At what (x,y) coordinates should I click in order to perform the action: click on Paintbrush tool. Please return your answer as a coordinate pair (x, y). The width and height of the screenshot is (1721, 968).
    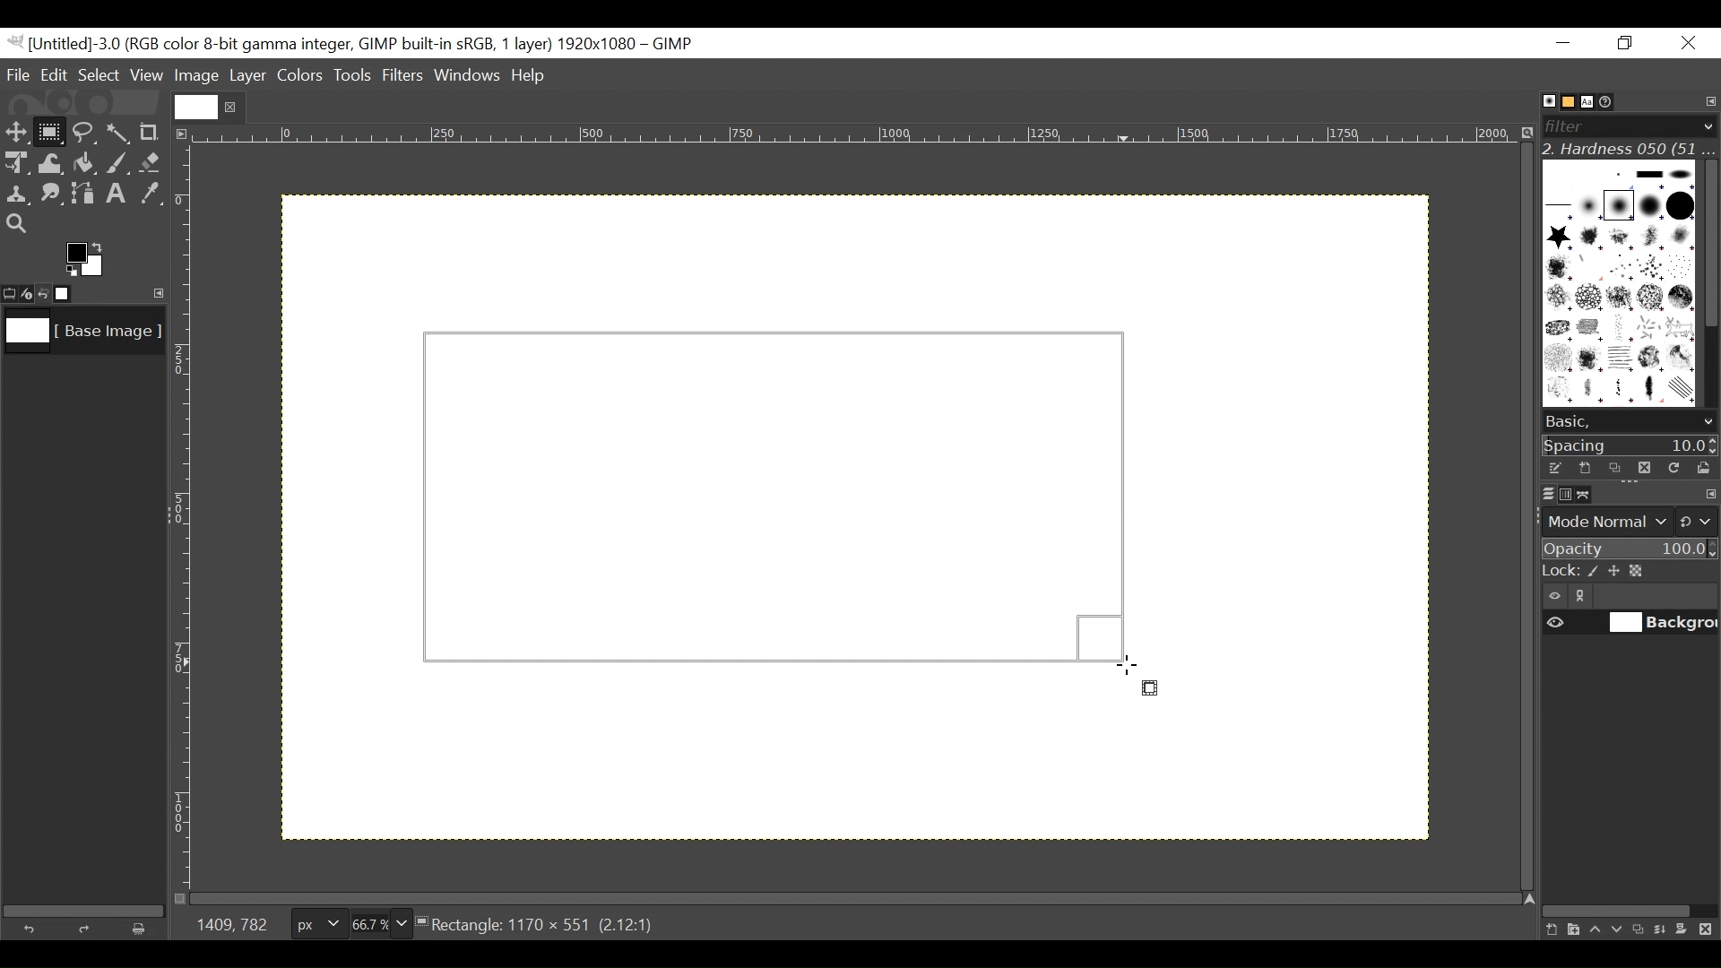
    Looking at the image, I should click on (117, 165).